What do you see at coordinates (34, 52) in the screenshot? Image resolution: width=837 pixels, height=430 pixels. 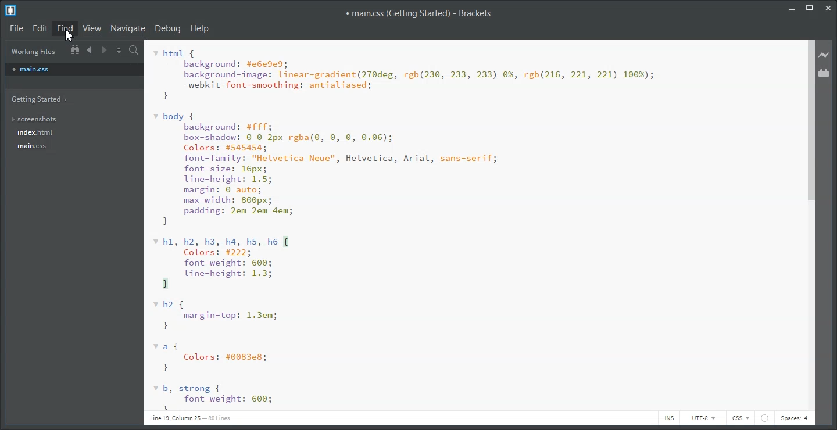 I see `Working Files` at bounding box center [34, 52].